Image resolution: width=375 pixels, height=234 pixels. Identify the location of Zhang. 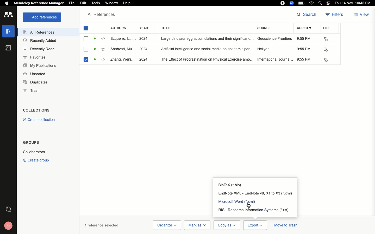
(122, 60).